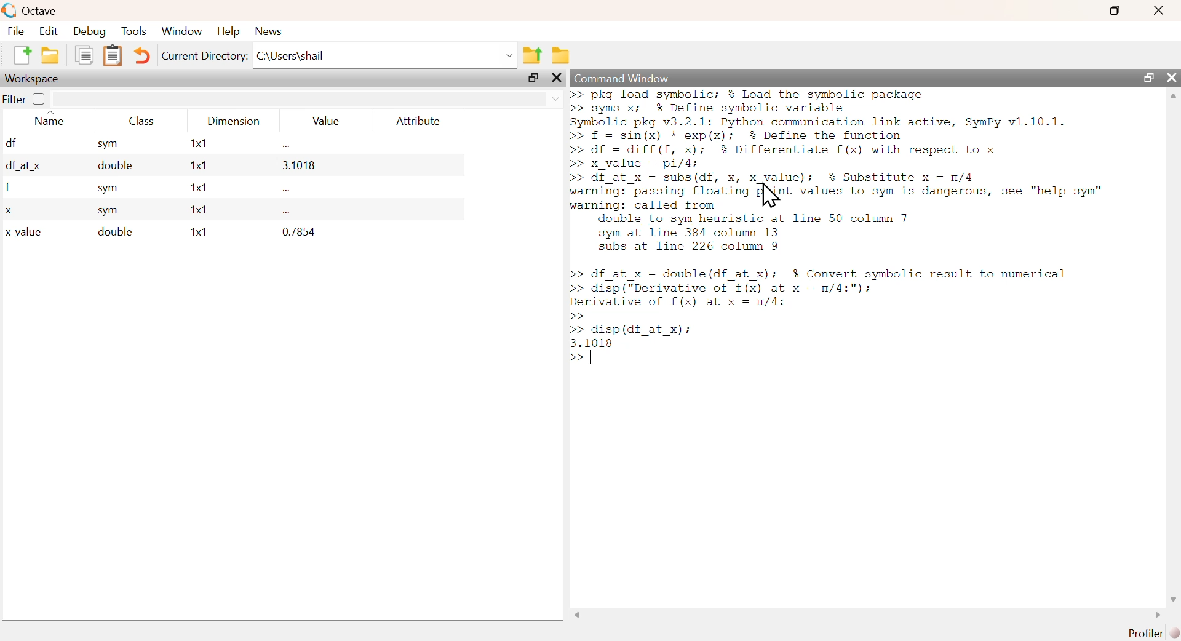 This screenshot has height=641, width=1181. Describe the element at coordinates (11, 142) in the screenshot. I see `df` at that location.